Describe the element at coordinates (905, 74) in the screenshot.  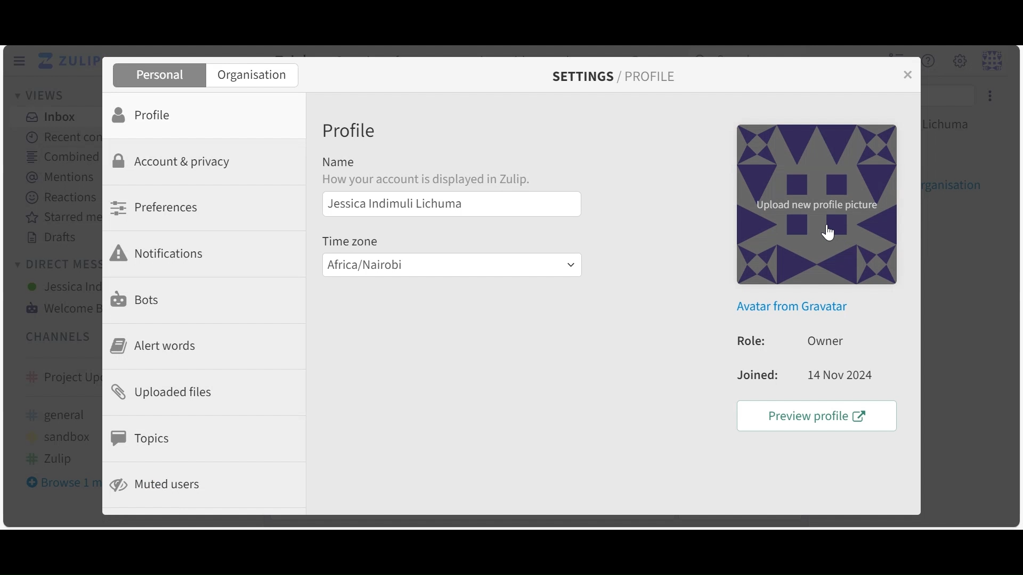
I see `Close` at that location.